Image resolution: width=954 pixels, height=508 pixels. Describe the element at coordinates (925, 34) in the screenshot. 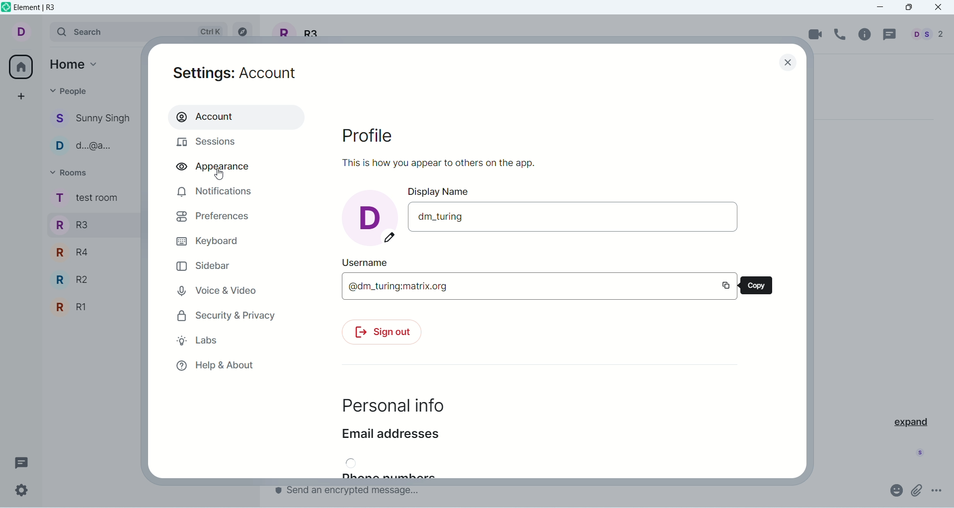

I see `people` at that location.